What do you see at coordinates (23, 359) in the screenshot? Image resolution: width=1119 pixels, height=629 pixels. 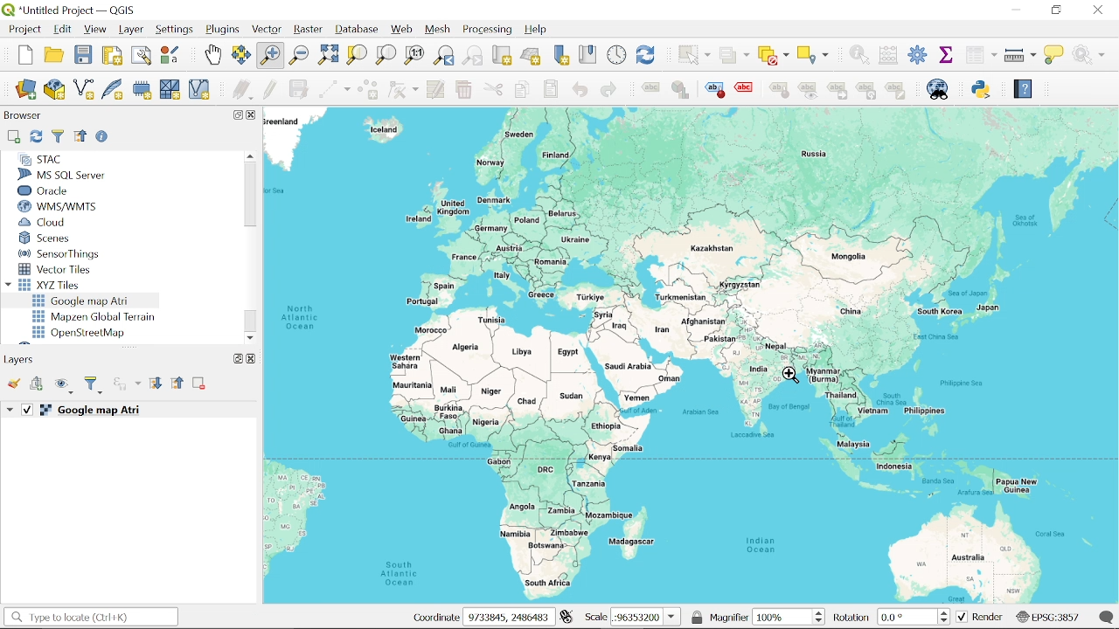 I see `Layers` at bounding box center [23, 359].